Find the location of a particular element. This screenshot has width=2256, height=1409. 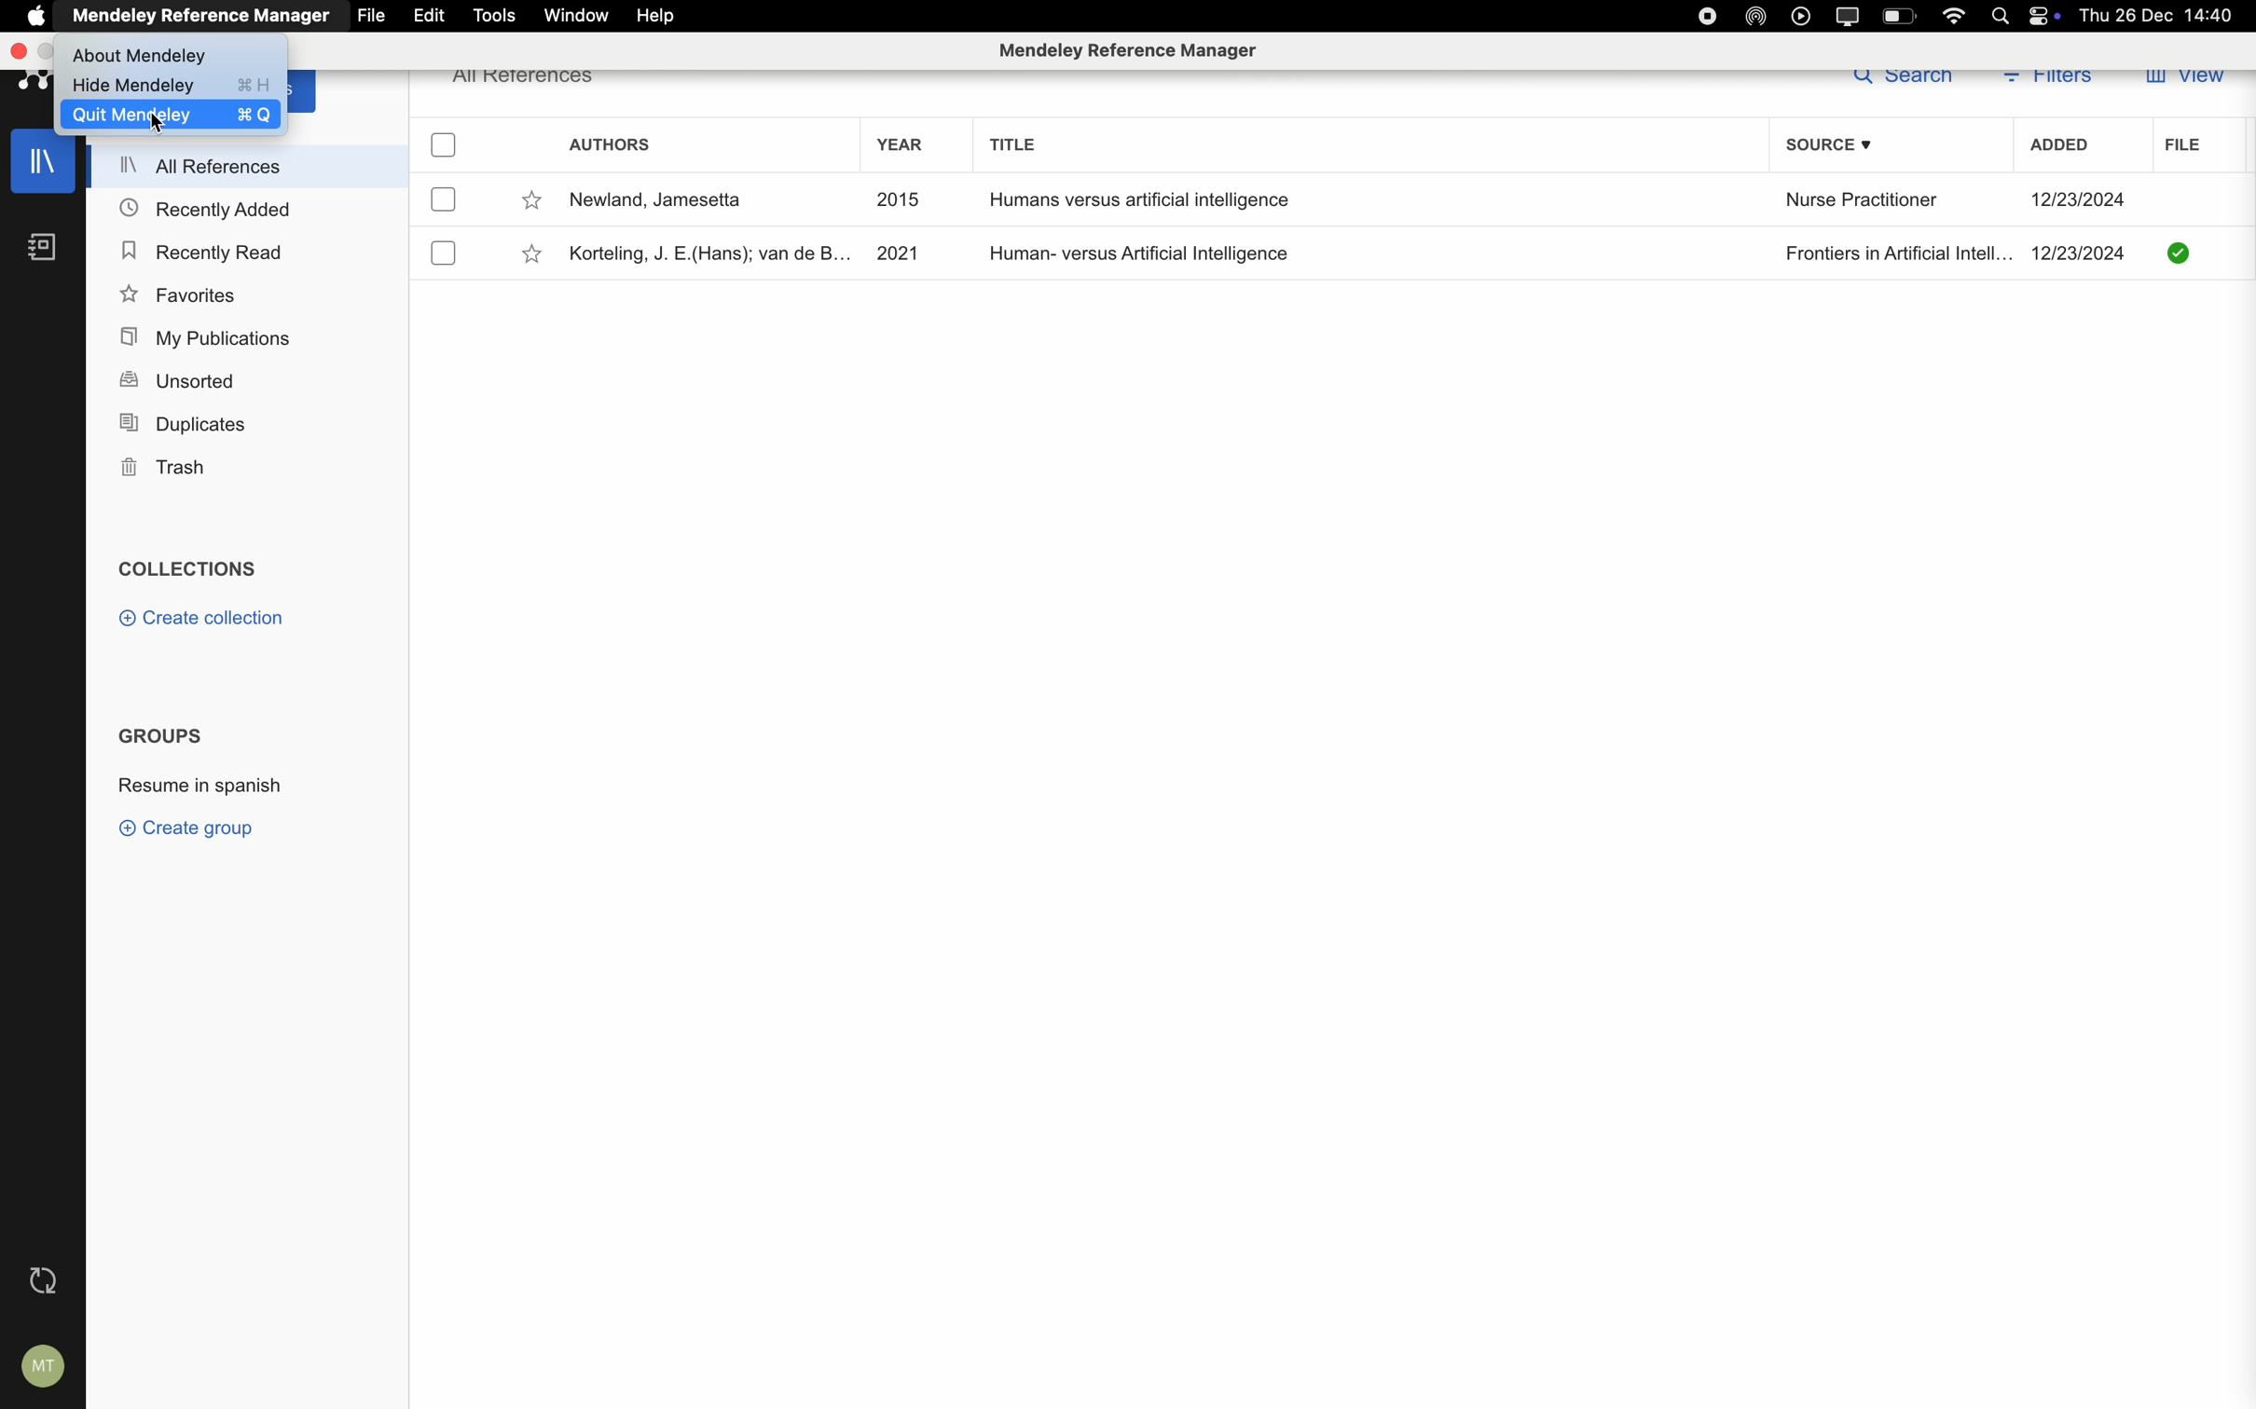

create group is located at coordinates (192, 830).